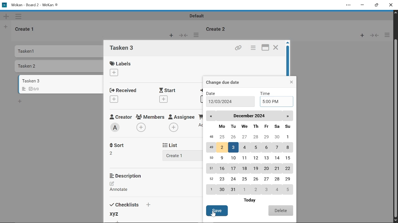  Describe the element at coordinates (229, 82) in the screenshot. I see `Change due date` at that location.